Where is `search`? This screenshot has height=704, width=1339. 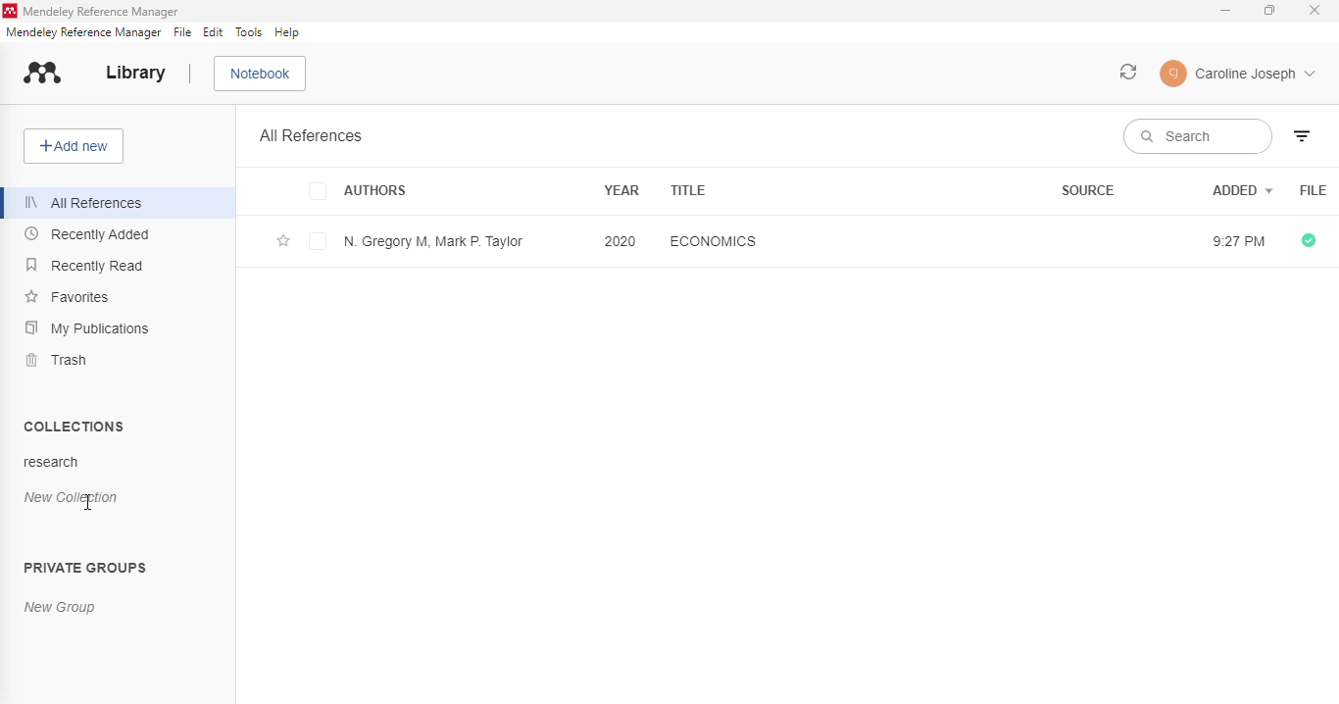
search is located at coordinates (1197, 136).